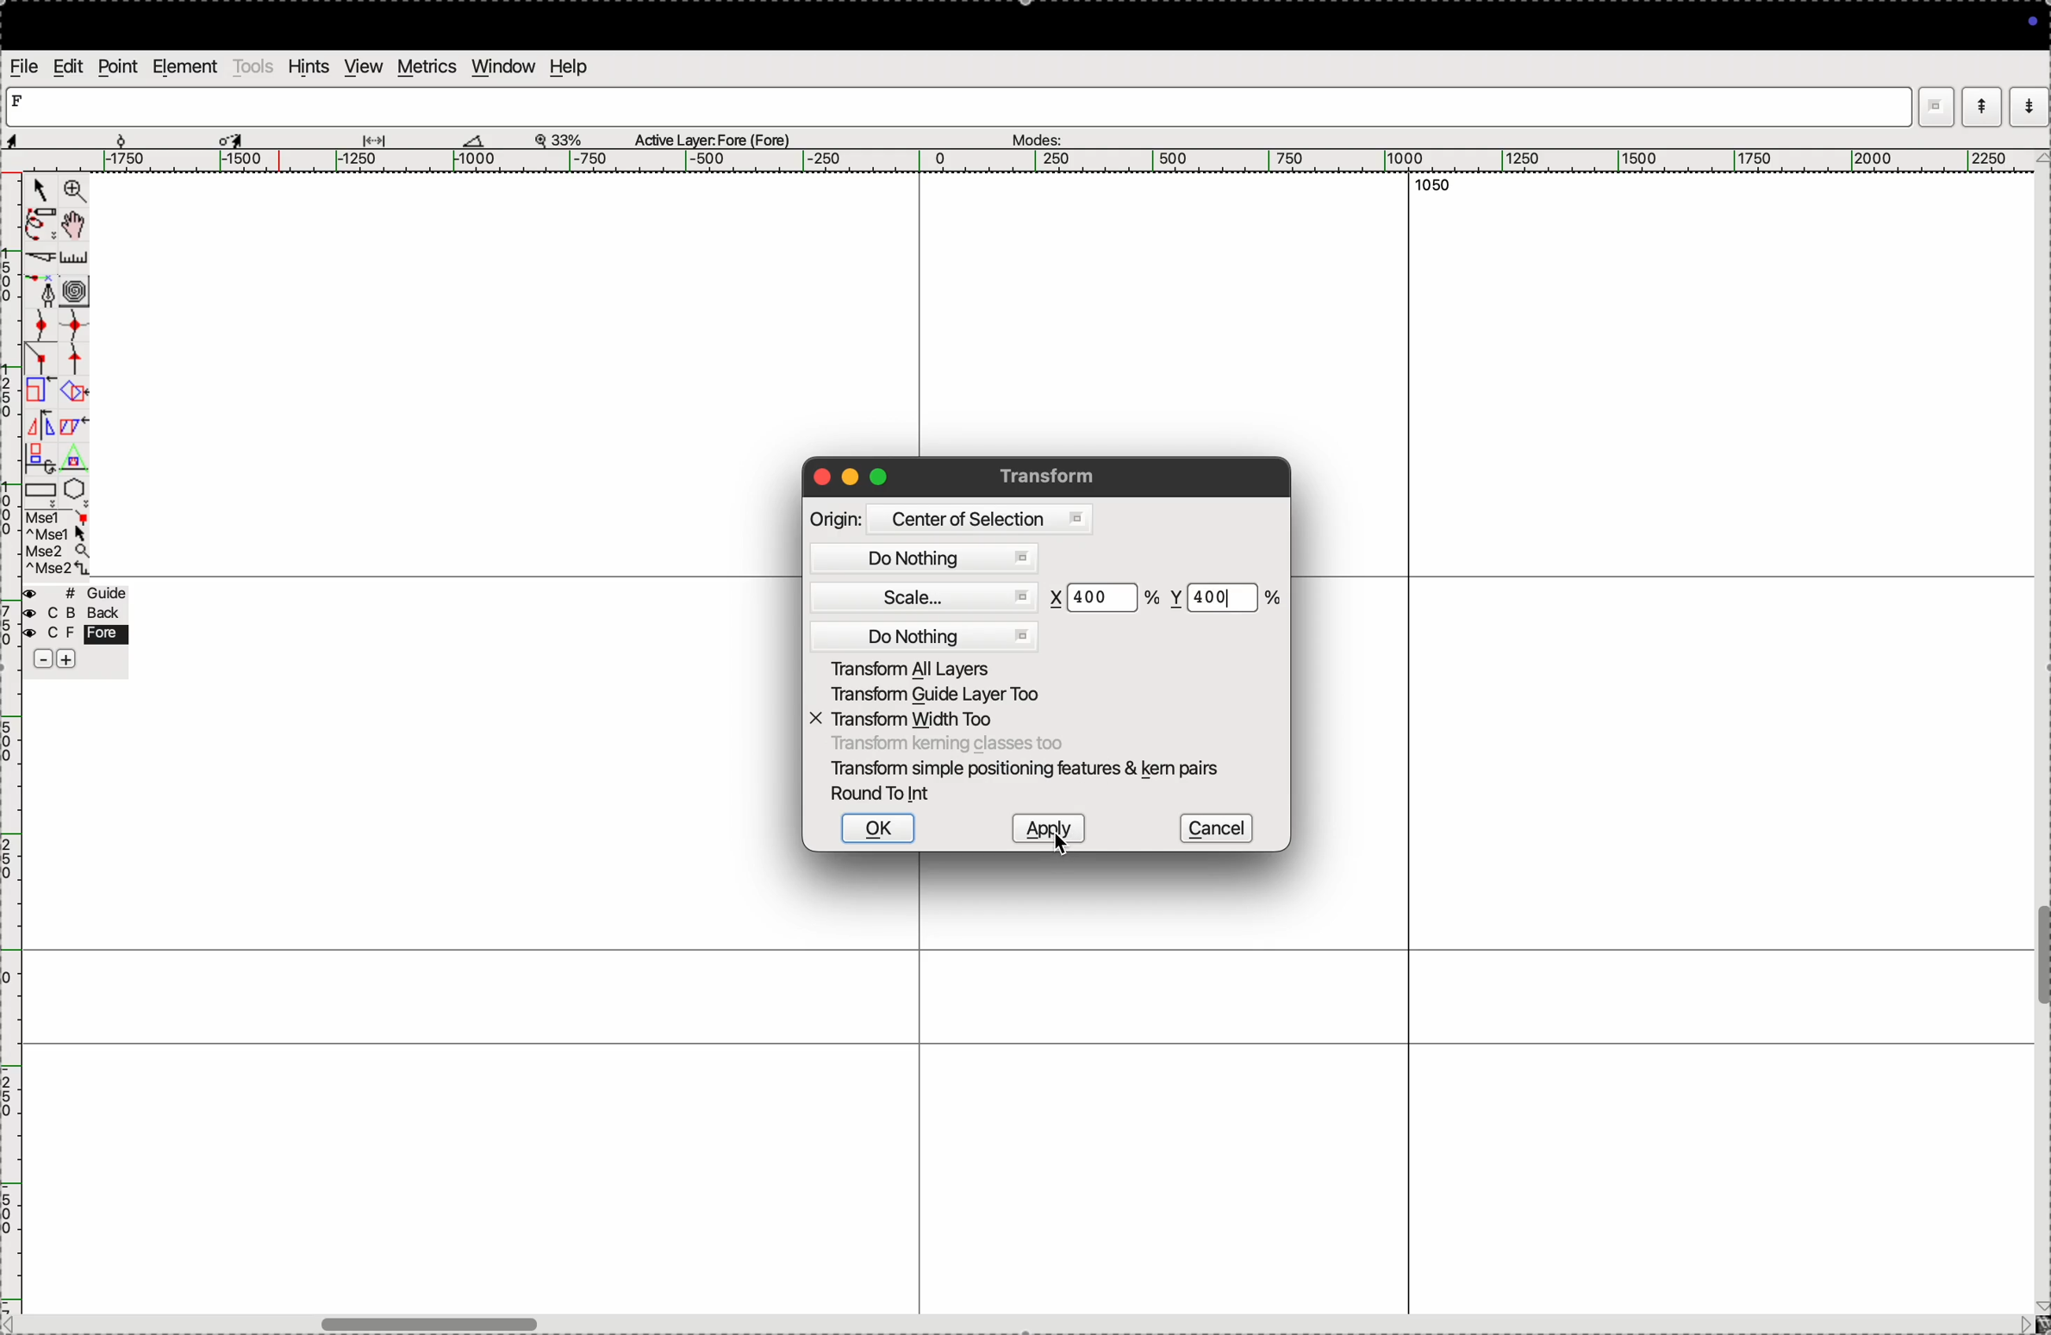 The image size is (2051, 1335). Describe the element at coordinates (567, 66) in the screenshot. I see `help` at that location.